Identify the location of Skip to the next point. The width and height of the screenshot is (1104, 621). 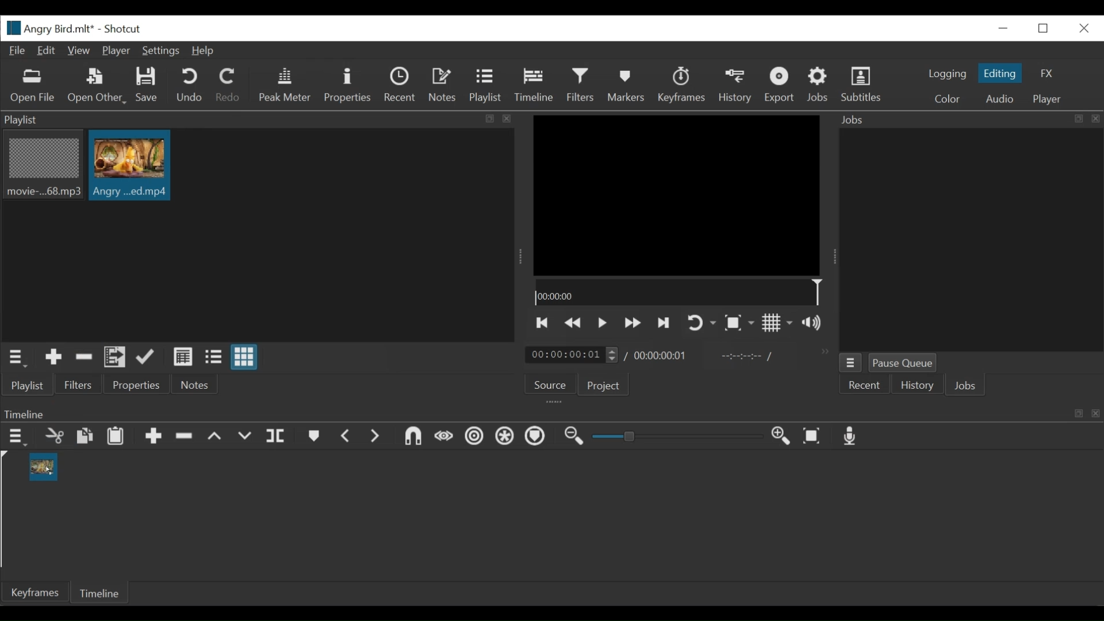
(664, 323).